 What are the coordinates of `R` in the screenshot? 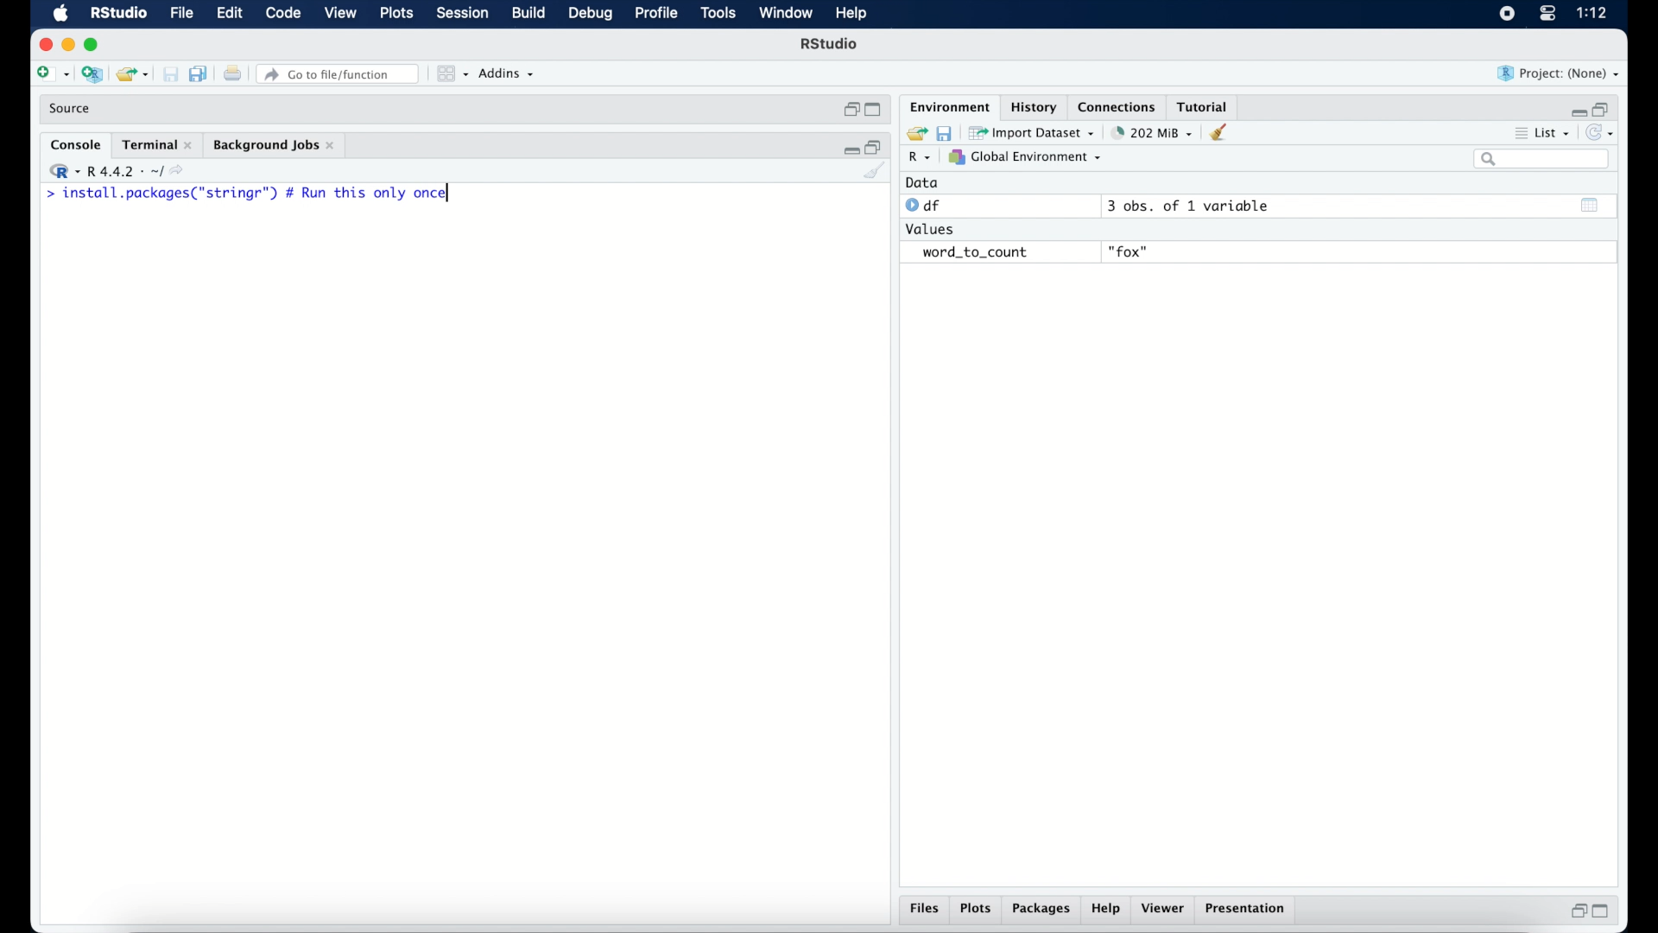 It's located at (921, 158).